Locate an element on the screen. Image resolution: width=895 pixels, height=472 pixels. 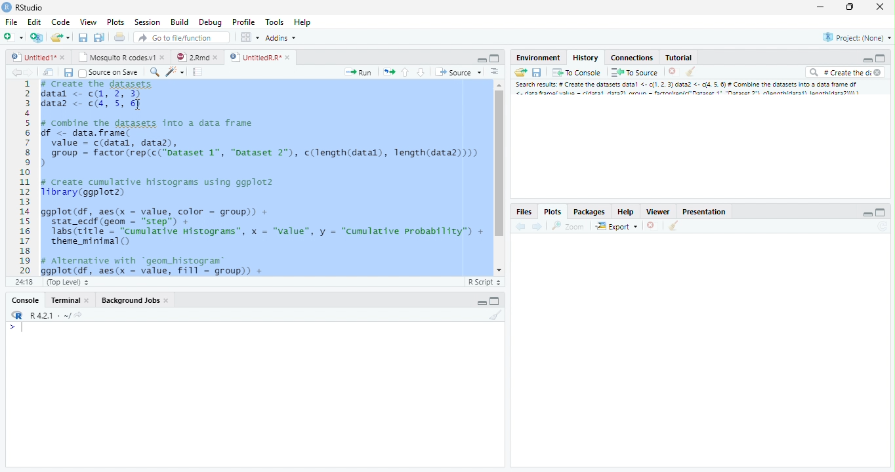
Prsentation is located at coordinates (701, 210).